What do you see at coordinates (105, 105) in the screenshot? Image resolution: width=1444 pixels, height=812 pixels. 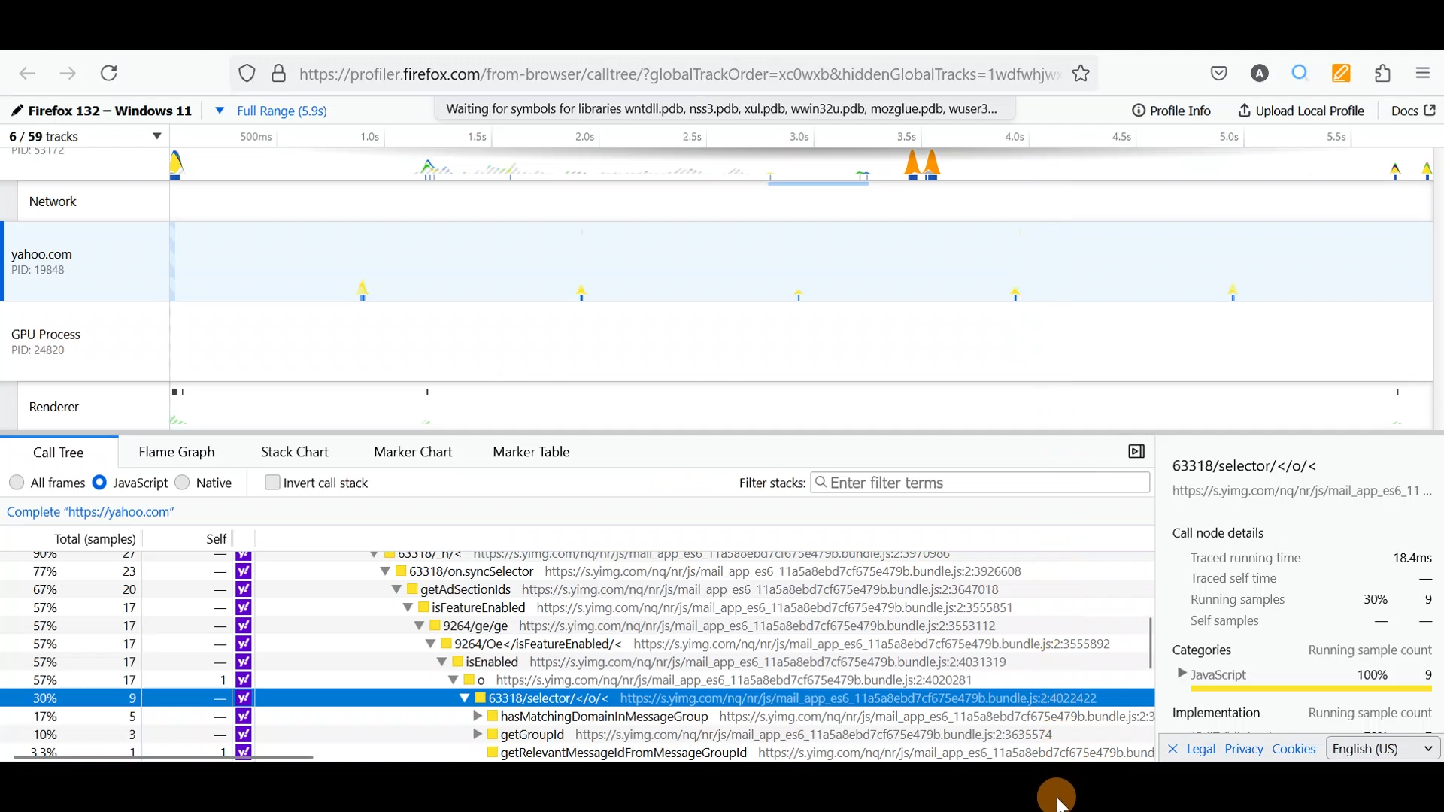 I see `Bookmark 1` at bounding box center [105, 105].